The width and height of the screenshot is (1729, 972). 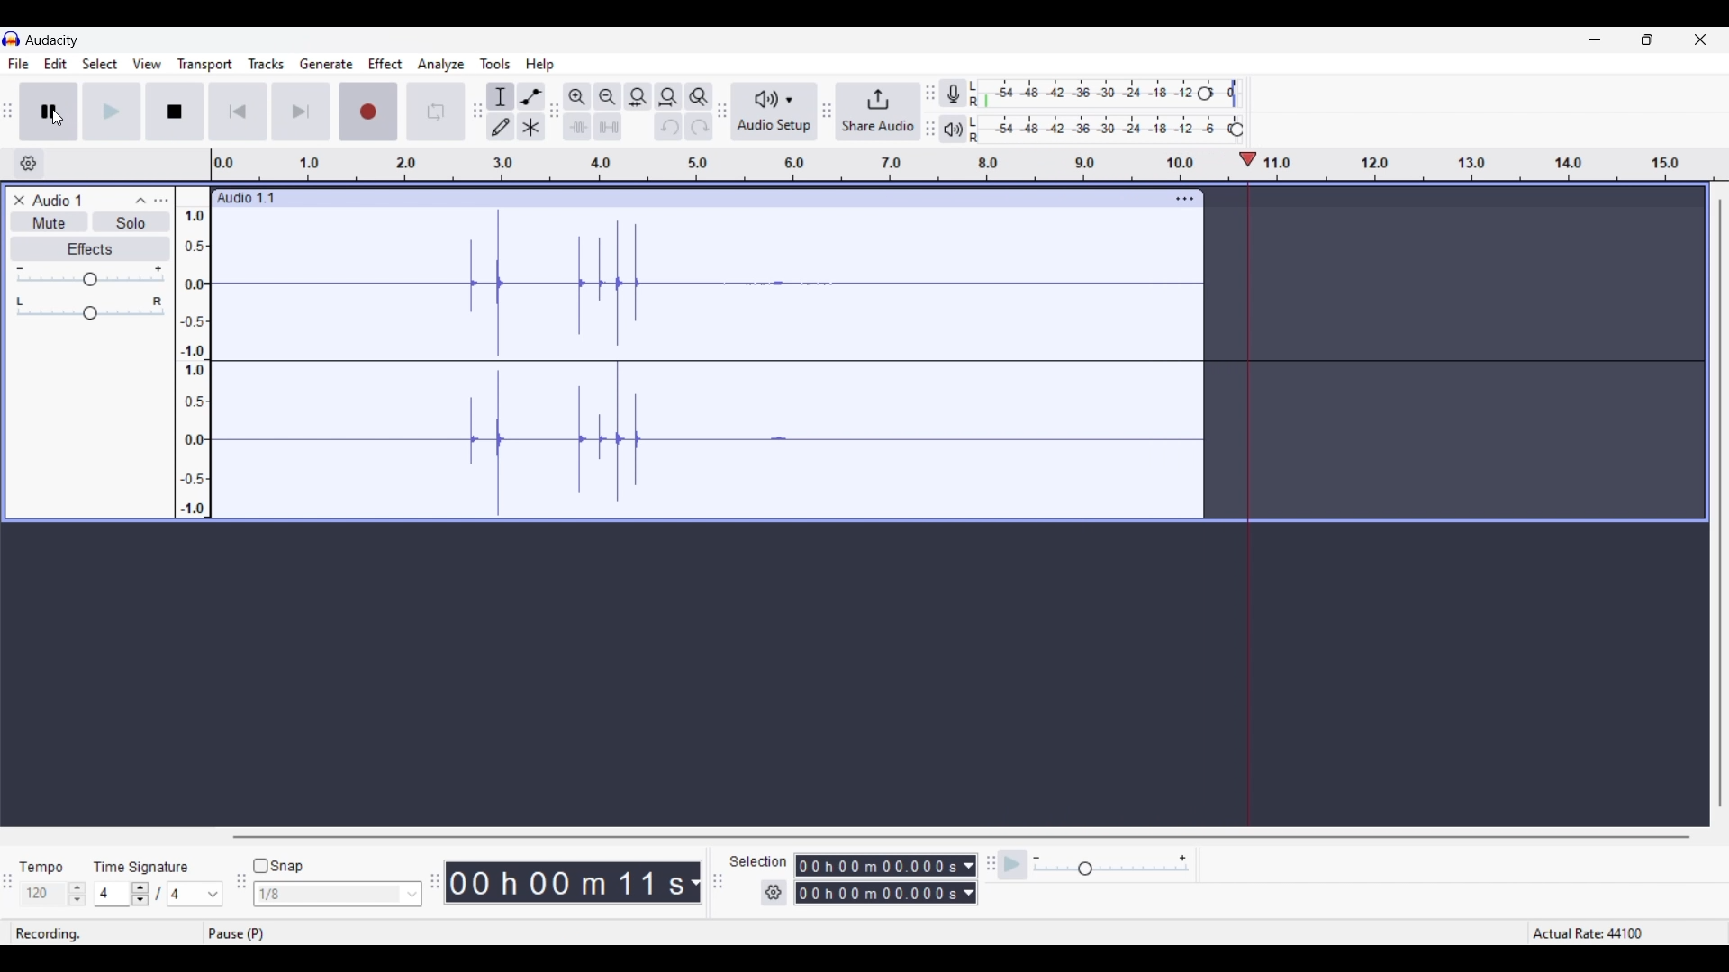 I want to click on 1/8, so click(x=329, y=895).